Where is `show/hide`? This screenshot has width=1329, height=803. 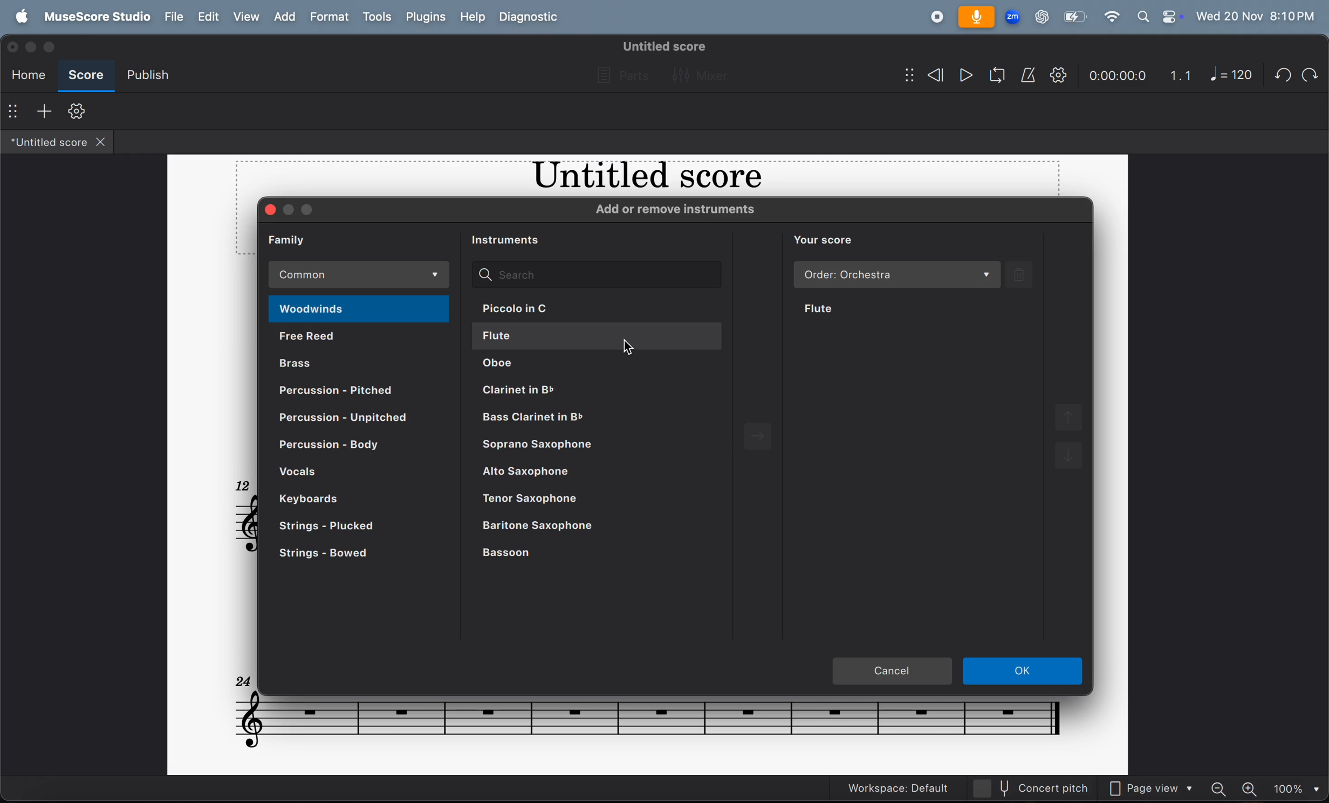 show/hide is located at coordinates (902, 73).